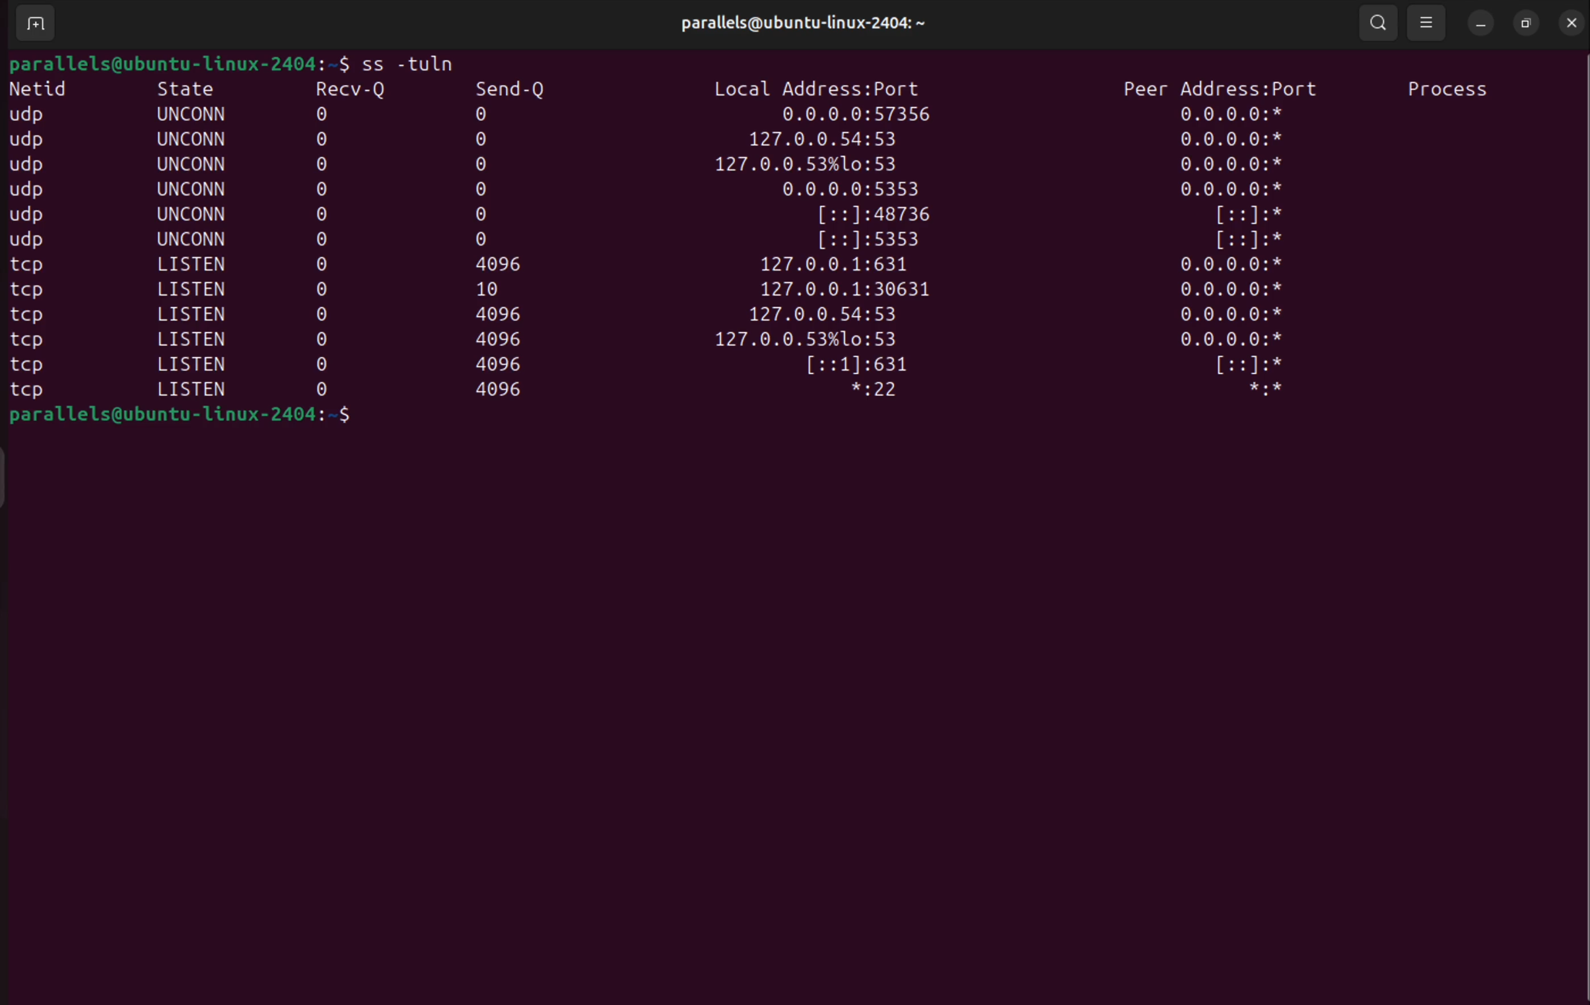 The image size is (1590, 1005). What do you see at coordinates (1165, 165) in the screenshot?
I see `0.0.0.0` at bounding box center [1165, 165].